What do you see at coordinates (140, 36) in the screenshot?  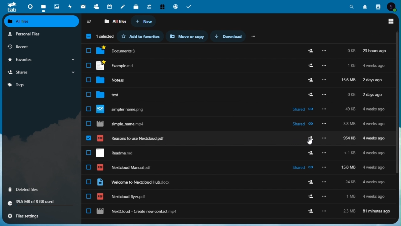 I see `favorites` at bounding box center [140, 36].